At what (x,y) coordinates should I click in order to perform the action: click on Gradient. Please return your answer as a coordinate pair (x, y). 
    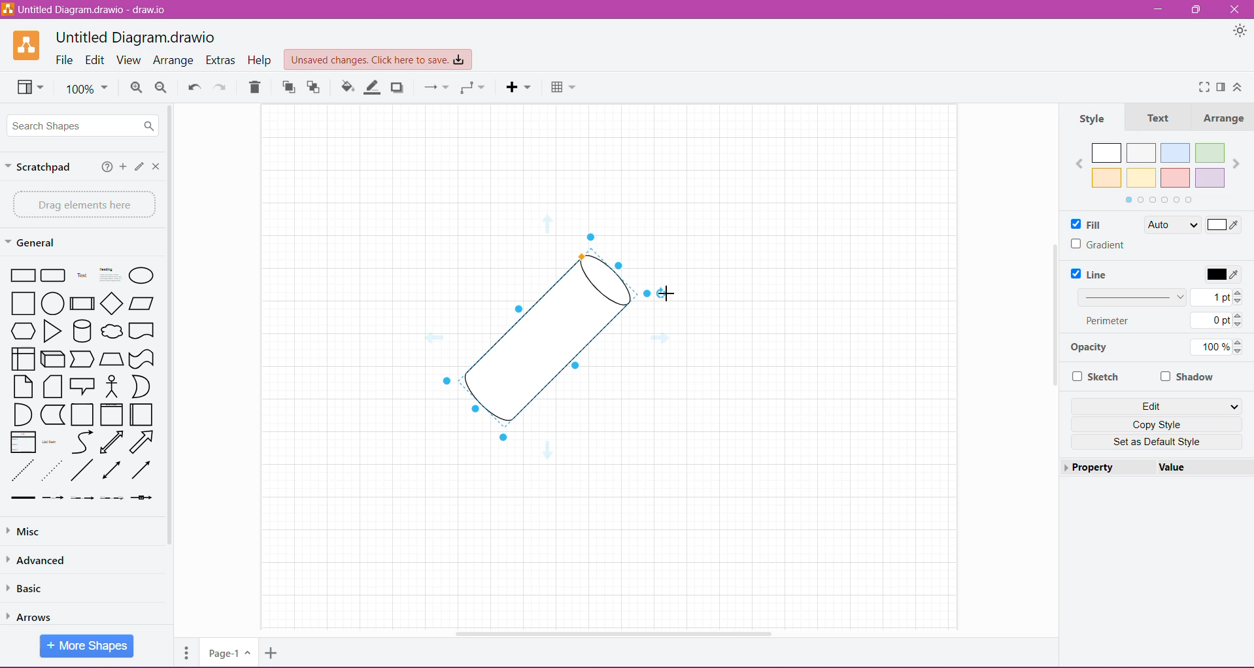
    Looking at the image, I should click on (1098, 244).